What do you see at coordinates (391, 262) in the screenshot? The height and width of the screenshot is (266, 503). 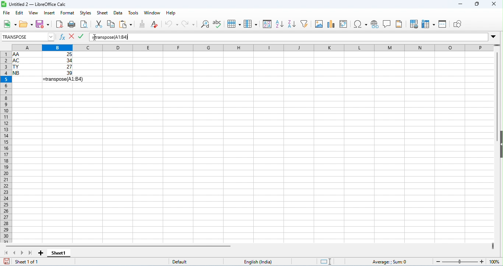 I see `formula` at bounding box center [391, 262].